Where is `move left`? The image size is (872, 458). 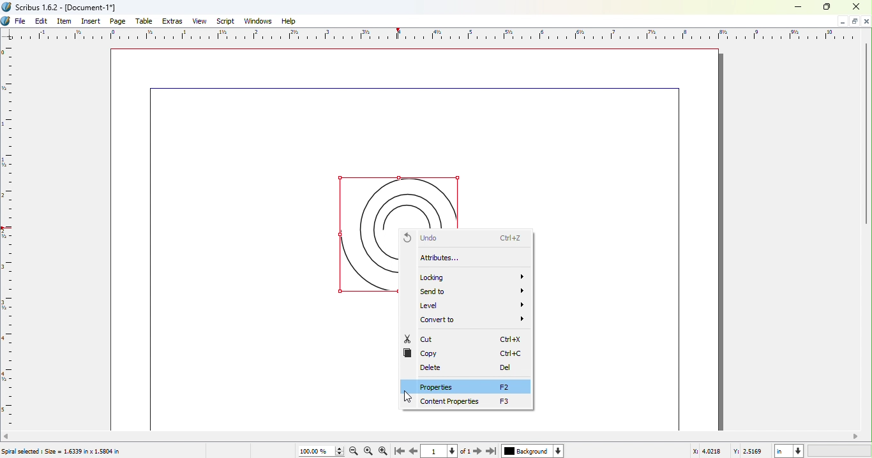
move left is located at coordinates (6, 436).